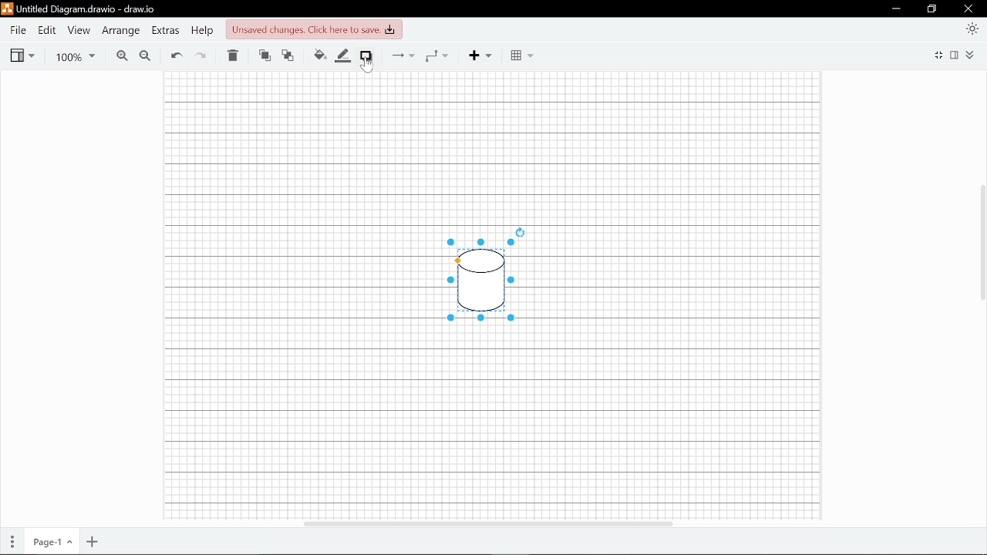 The image size is (987, 555). I want to click on Cursor, so click(368, 63).